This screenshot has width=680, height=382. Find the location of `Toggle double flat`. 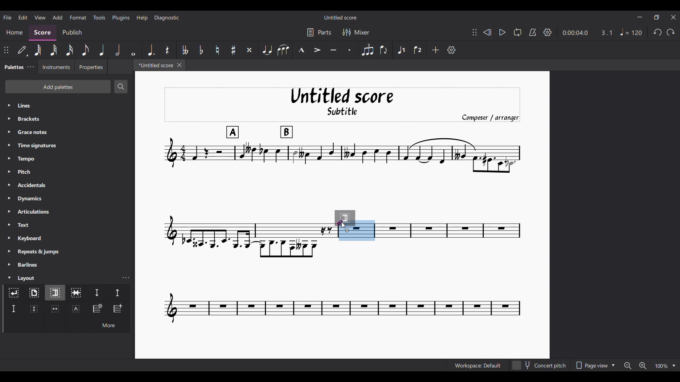

Toggle double flat is located at coordinates (184, 50).